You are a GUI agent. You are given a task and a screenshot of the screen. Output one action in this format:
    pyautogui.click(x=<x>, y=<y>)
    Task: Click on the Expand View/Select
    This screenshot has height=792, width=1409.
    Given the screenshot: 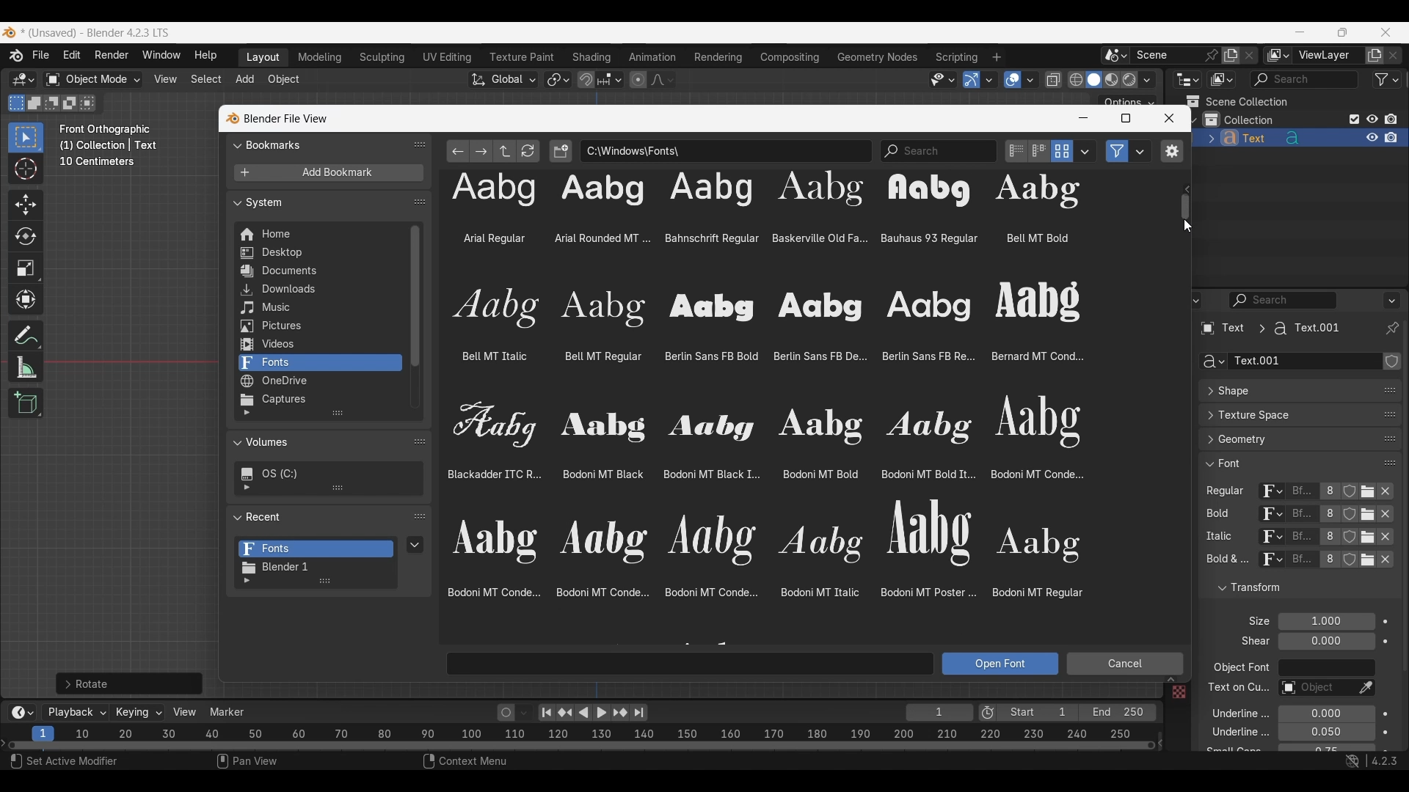 What is the action you would take?
    pyautogui.click(x=1170, y=680)
    